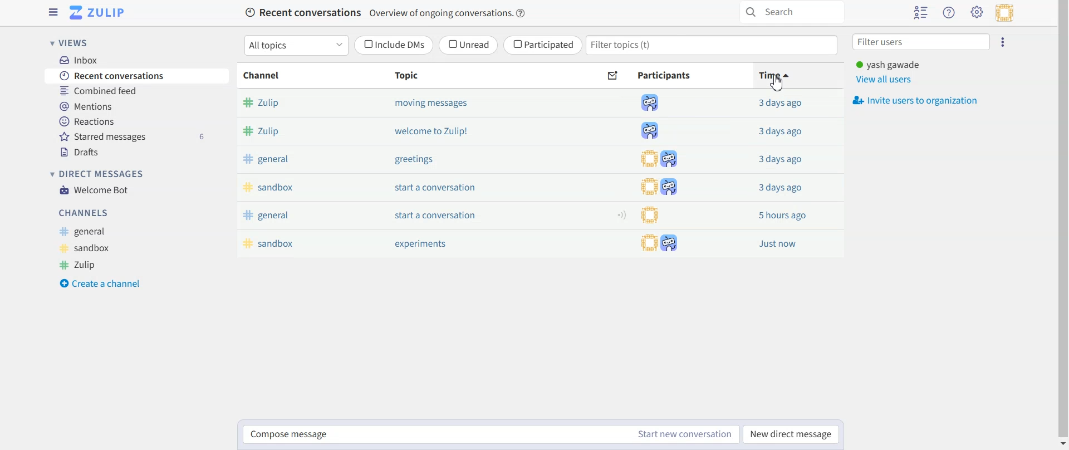 Image resolution: width=1069 pixels, height=450 pixels. I want to click on Sandbox, so click(84, 248).